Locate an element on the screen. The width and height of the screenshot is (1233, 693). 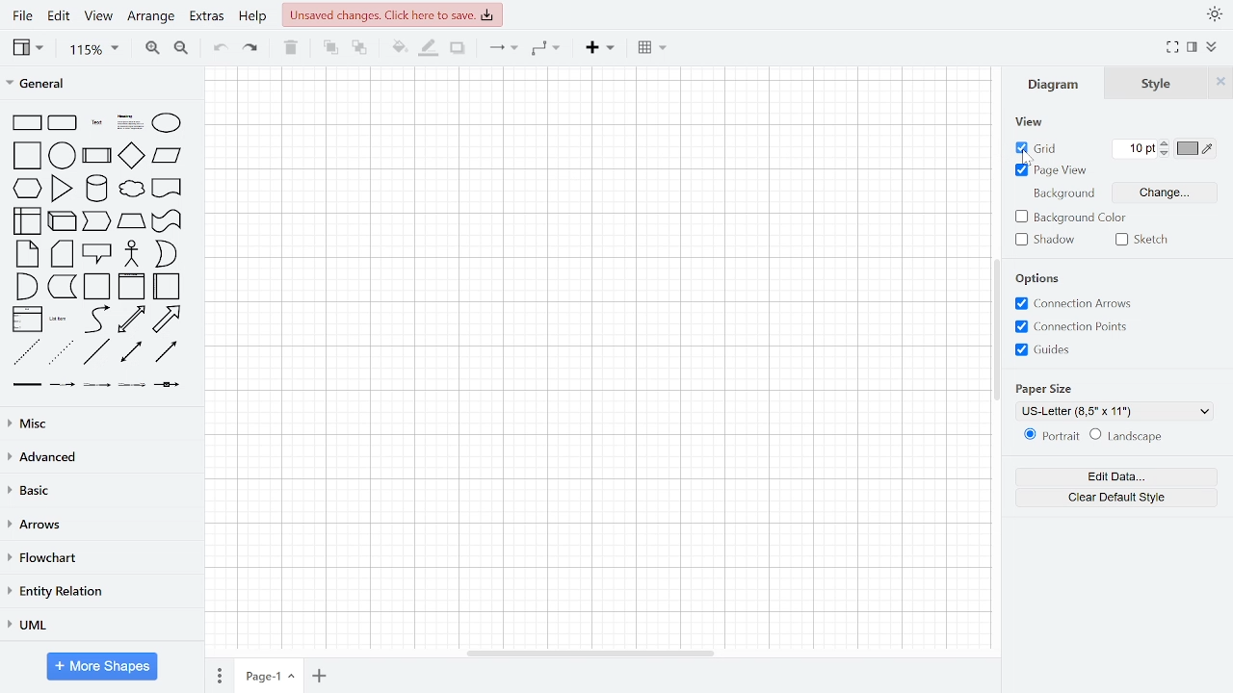
dashed line is located at coordinates (27, 350).